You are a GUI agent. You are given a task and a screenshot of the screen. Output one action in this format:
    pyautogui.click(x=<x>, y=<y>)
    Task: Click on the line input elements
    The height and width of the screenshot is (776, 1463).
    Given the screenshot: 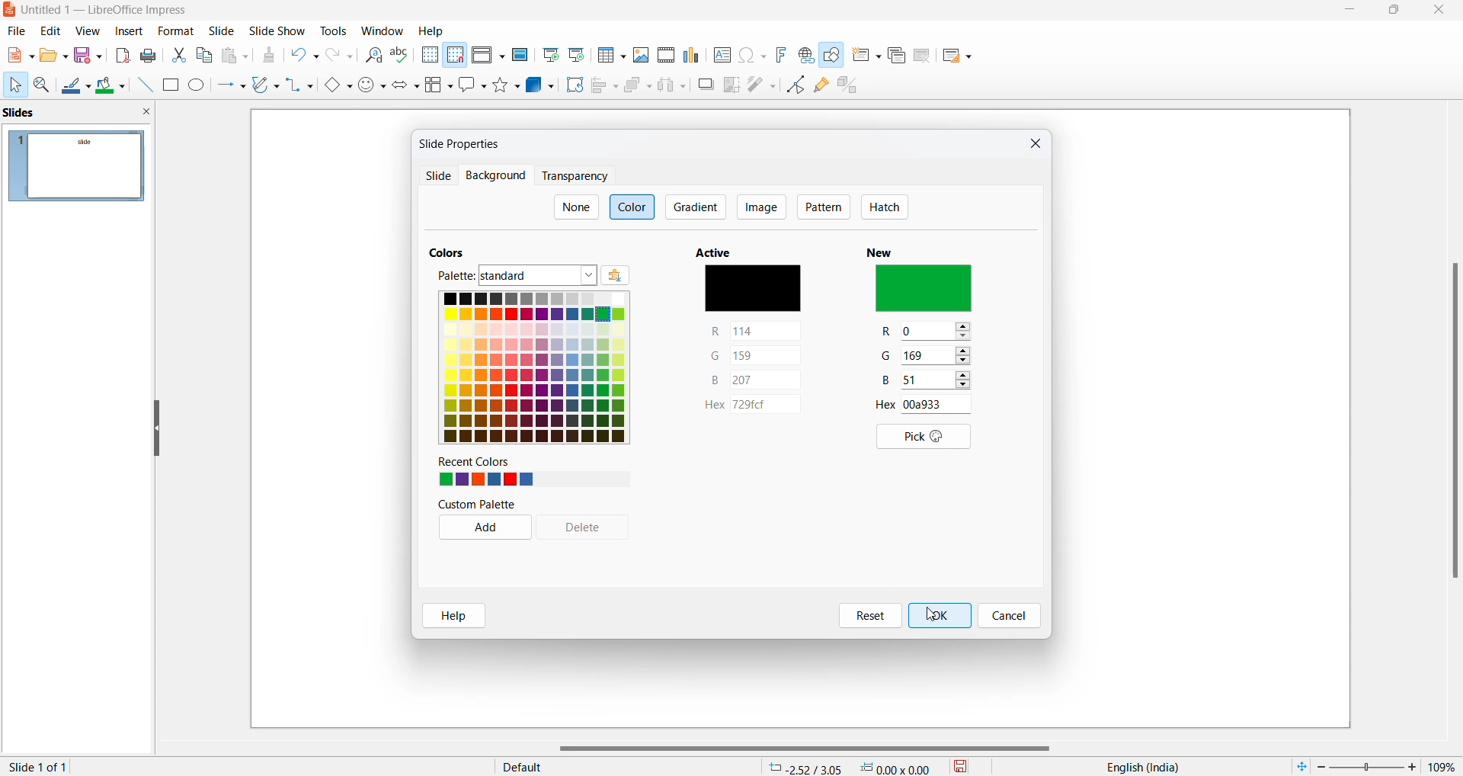 What is the action you would take?
    pyautogui.click(x=143, y=85)
    